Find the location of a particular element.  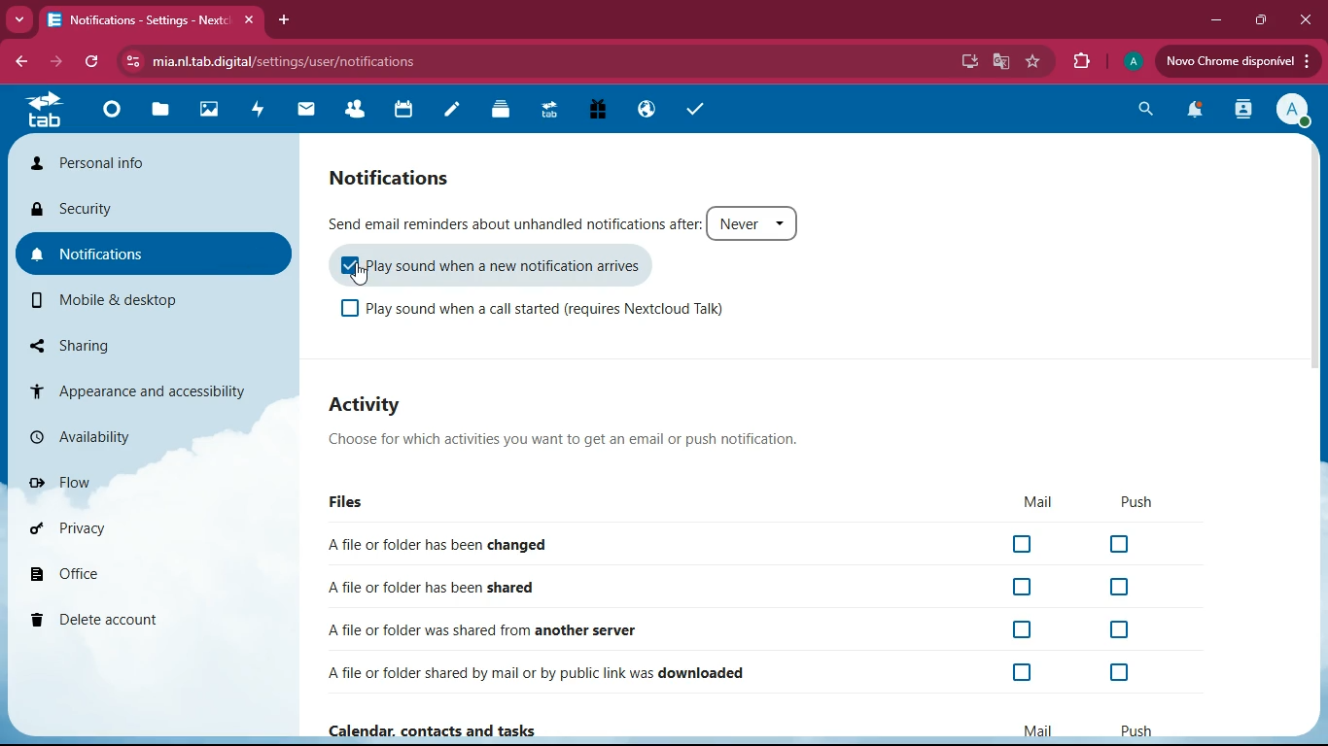

mail is located at coordinates (1038, 502).